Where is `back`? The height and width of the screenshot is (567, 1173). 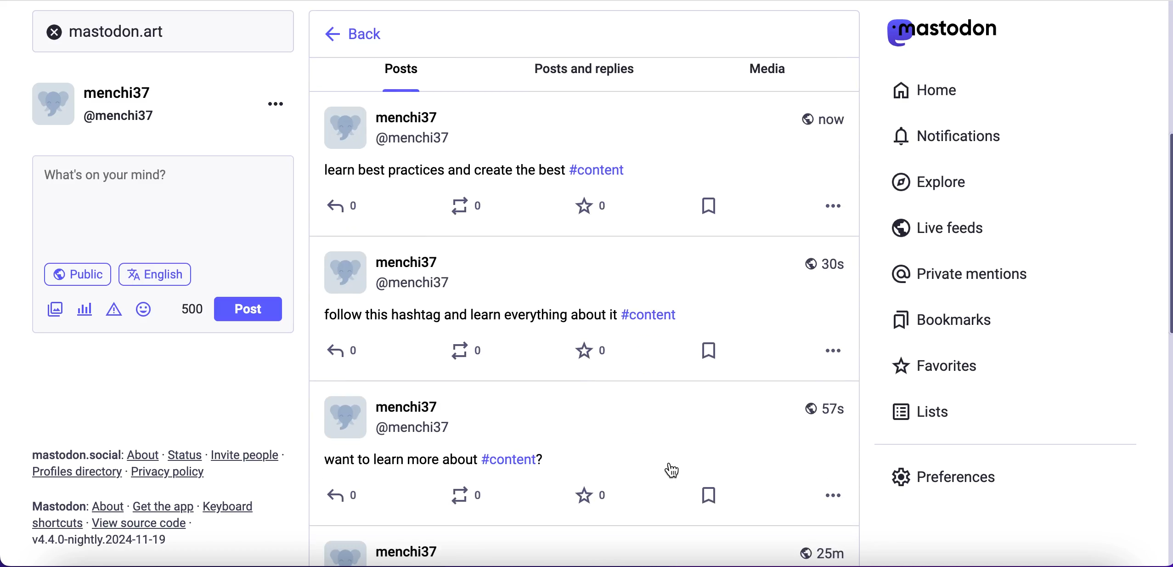
back is located at coordinates (327, 34).